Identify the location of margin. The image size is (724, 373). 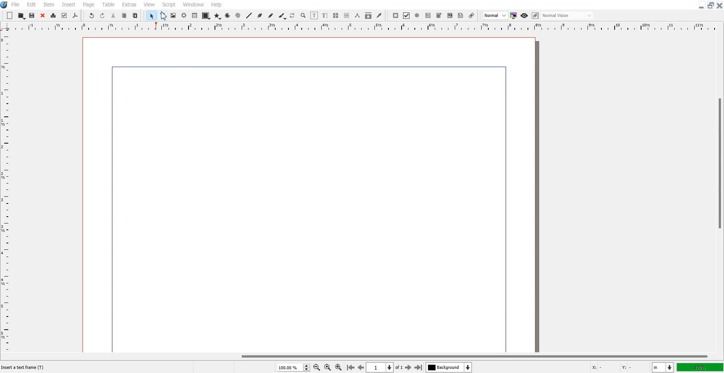
(110, 211).